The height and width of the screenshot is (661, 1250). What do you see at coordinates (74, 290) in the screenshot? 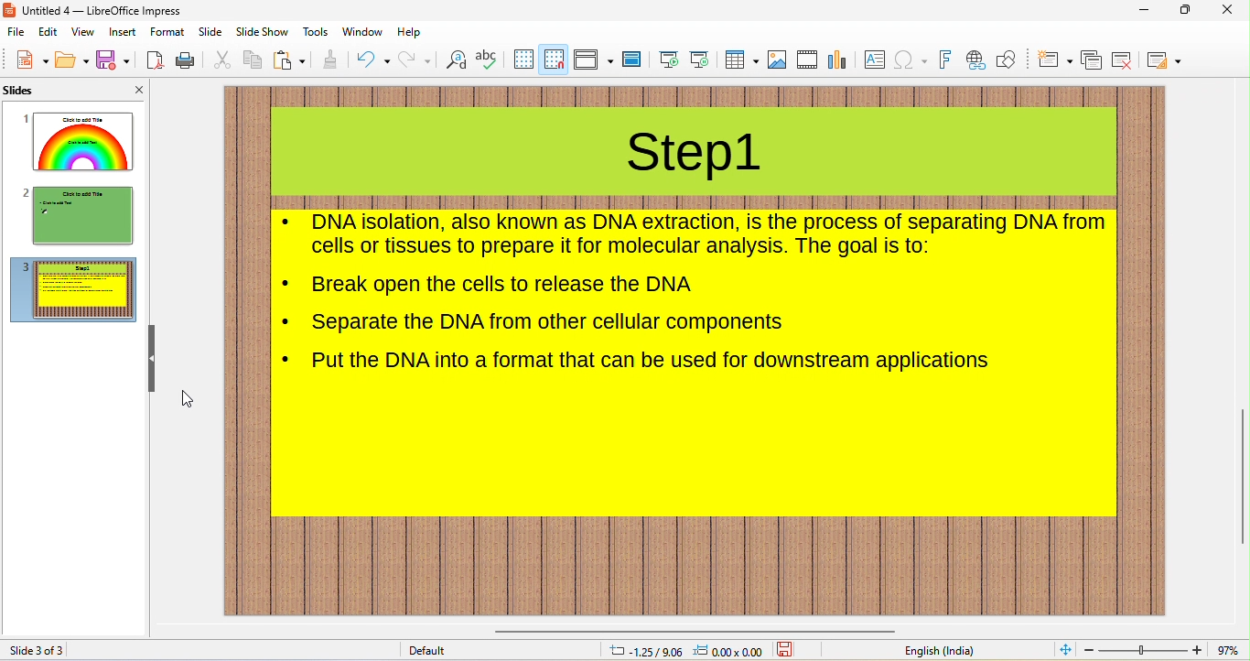
I see `slide3` at bounding box center [74, 290].